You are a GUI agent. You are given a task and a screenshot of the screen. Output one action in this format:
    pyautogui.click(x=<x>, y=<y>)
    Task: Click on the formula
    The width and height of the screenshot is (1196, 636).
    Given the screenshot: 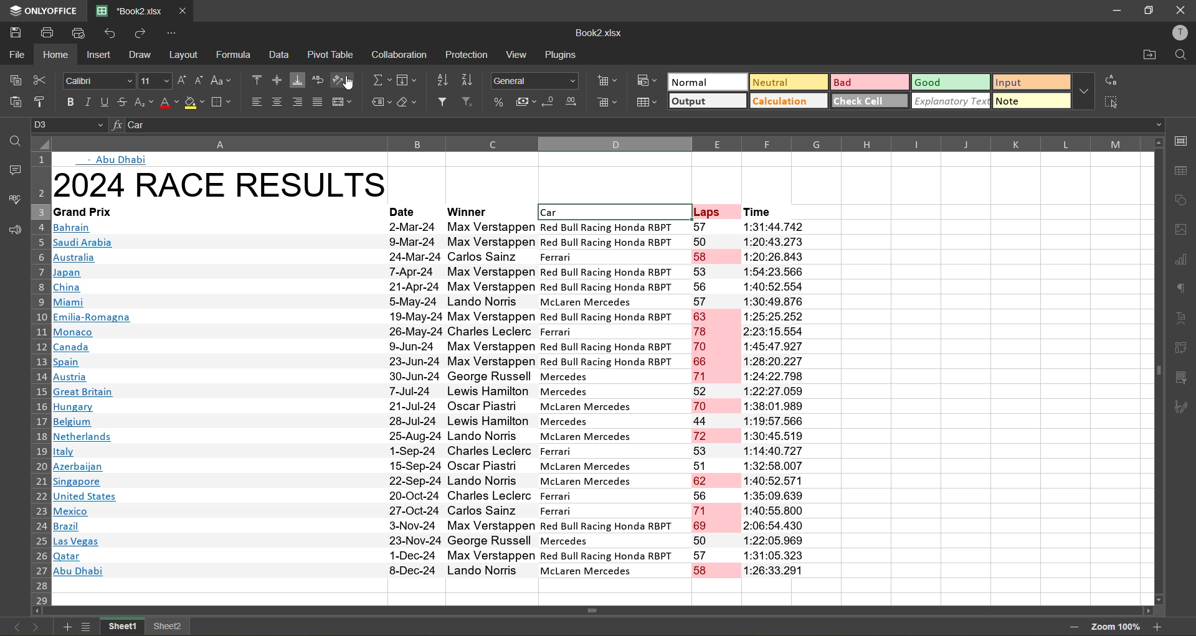 What is the action you would take?
    pyautogui.click(x=234, y=56)
    